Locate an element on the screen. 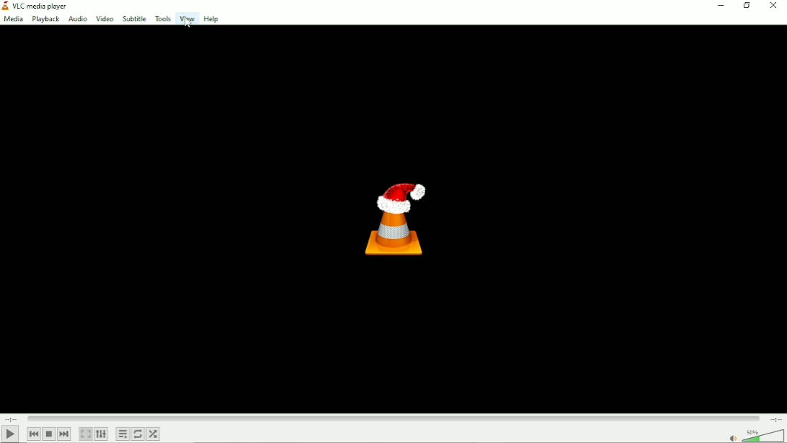  Elapsed time is located at coordinates (12, 418).